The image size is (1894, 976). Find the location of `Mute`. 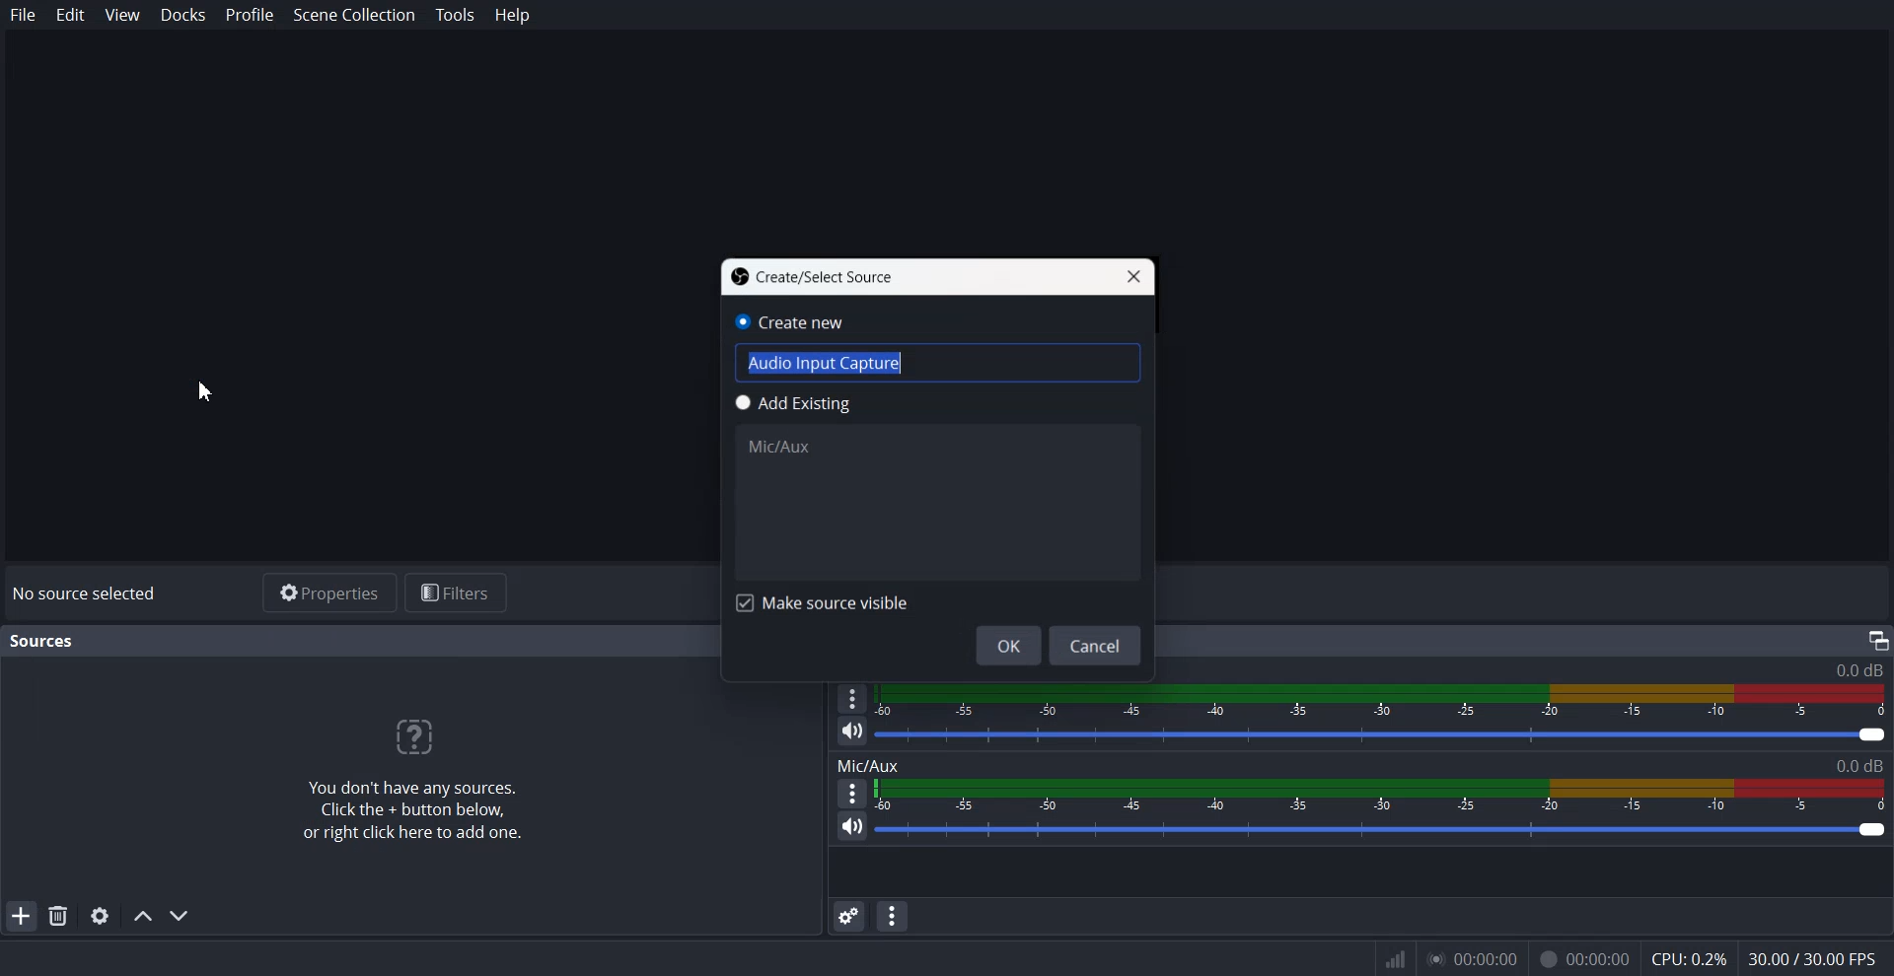

Mute is located at coordinates (852, 731).